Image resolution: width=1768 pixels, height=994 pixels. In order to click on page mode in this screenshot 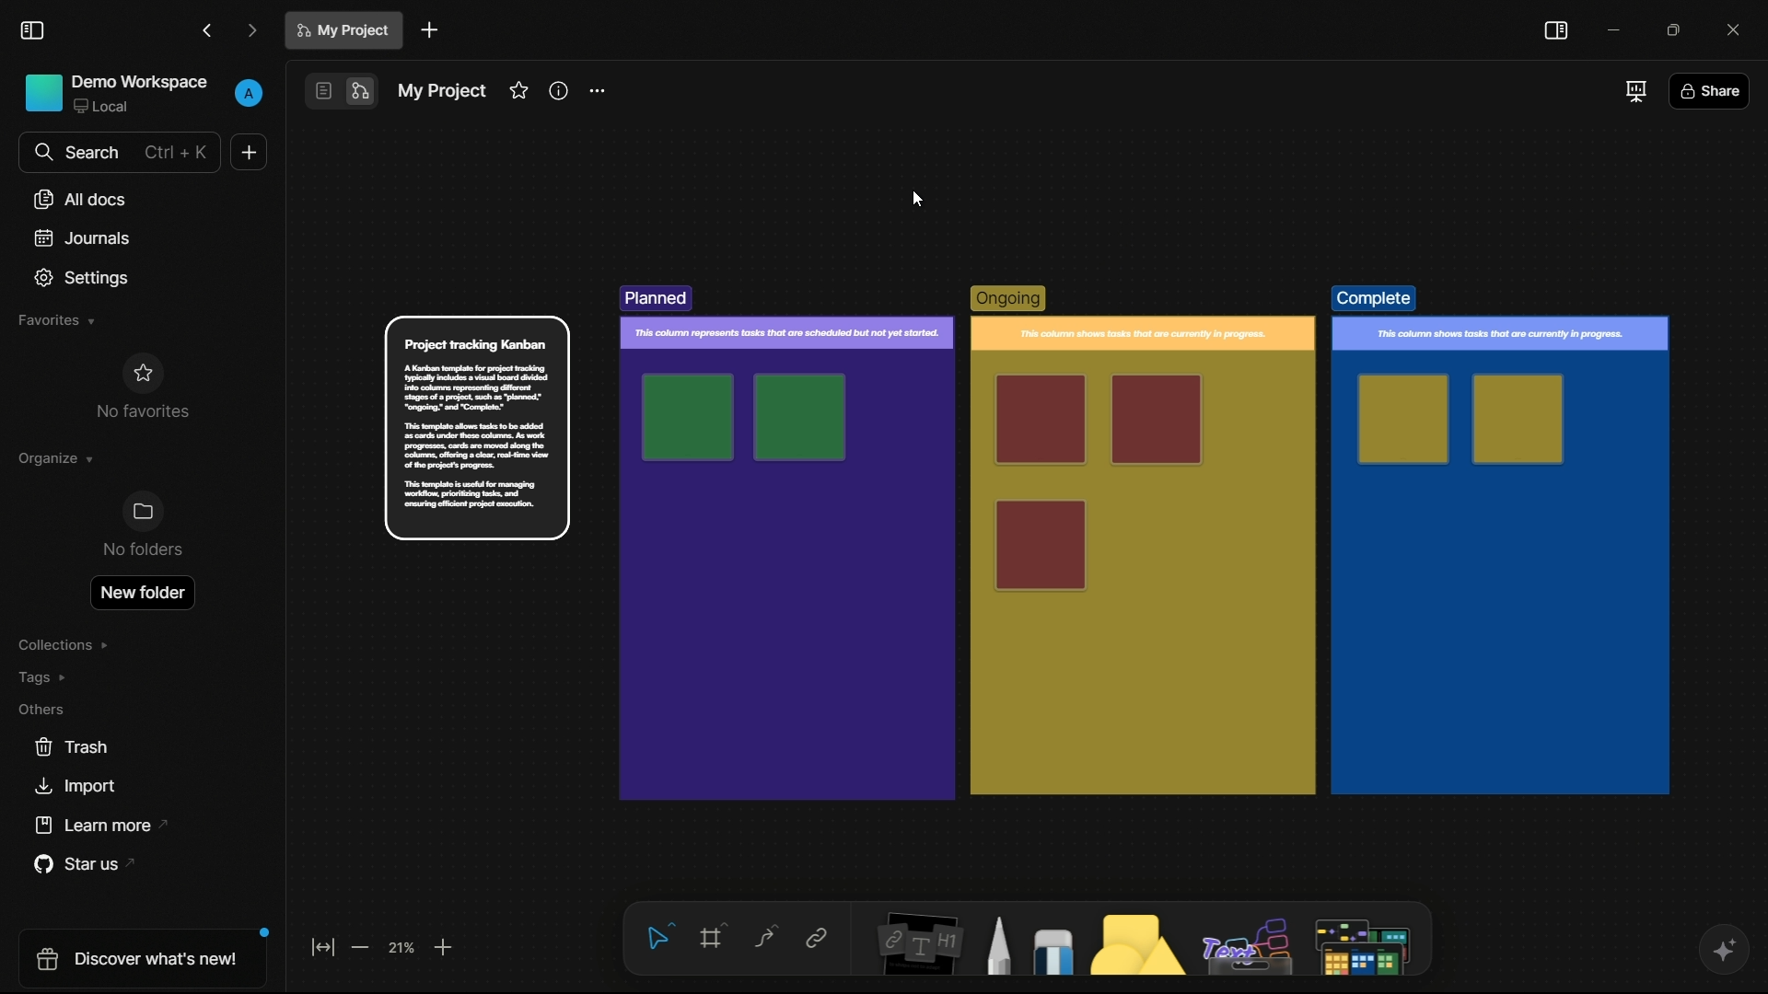, I will do `click(321, 91)`.